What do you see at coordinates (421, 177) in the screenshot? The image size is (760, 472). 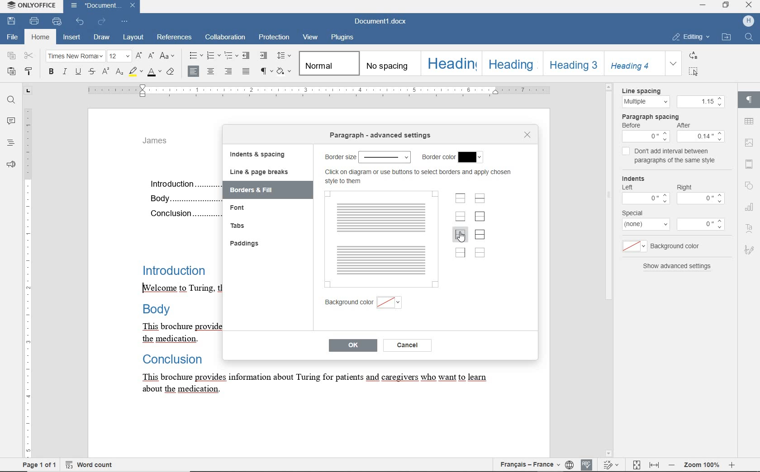 I see `Click on diagram or use buttons to select borders and apply chosen
style to them` at bounding box center [421, 177].